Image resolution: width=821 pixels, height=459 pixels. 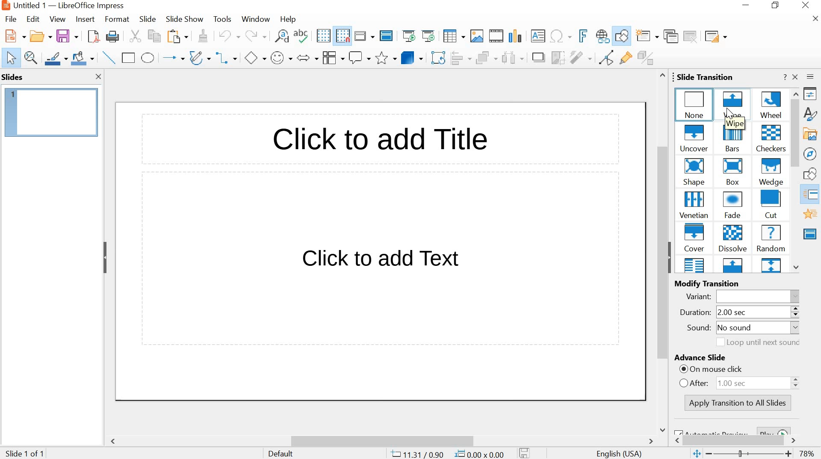 I want to click on scrollbar, so click(x=796, y=180).